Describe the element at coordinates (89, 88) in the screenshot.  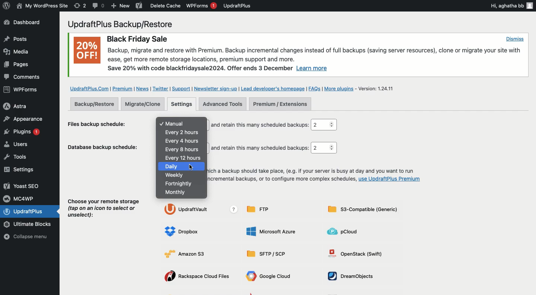
I see `UpdraftPlus.com` at that location.